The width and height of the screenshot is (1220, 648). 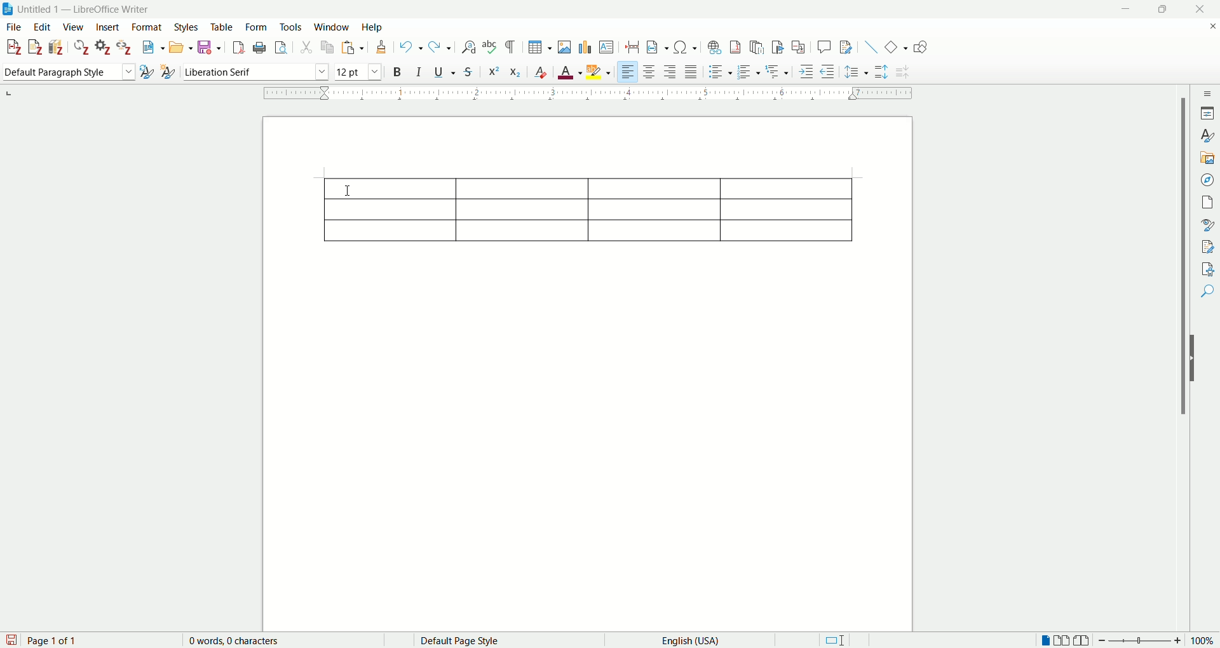 What do you see at coordinates (1206, 224) in the screenshot?
I see `style inspector` at bounding box center [1206, 224].